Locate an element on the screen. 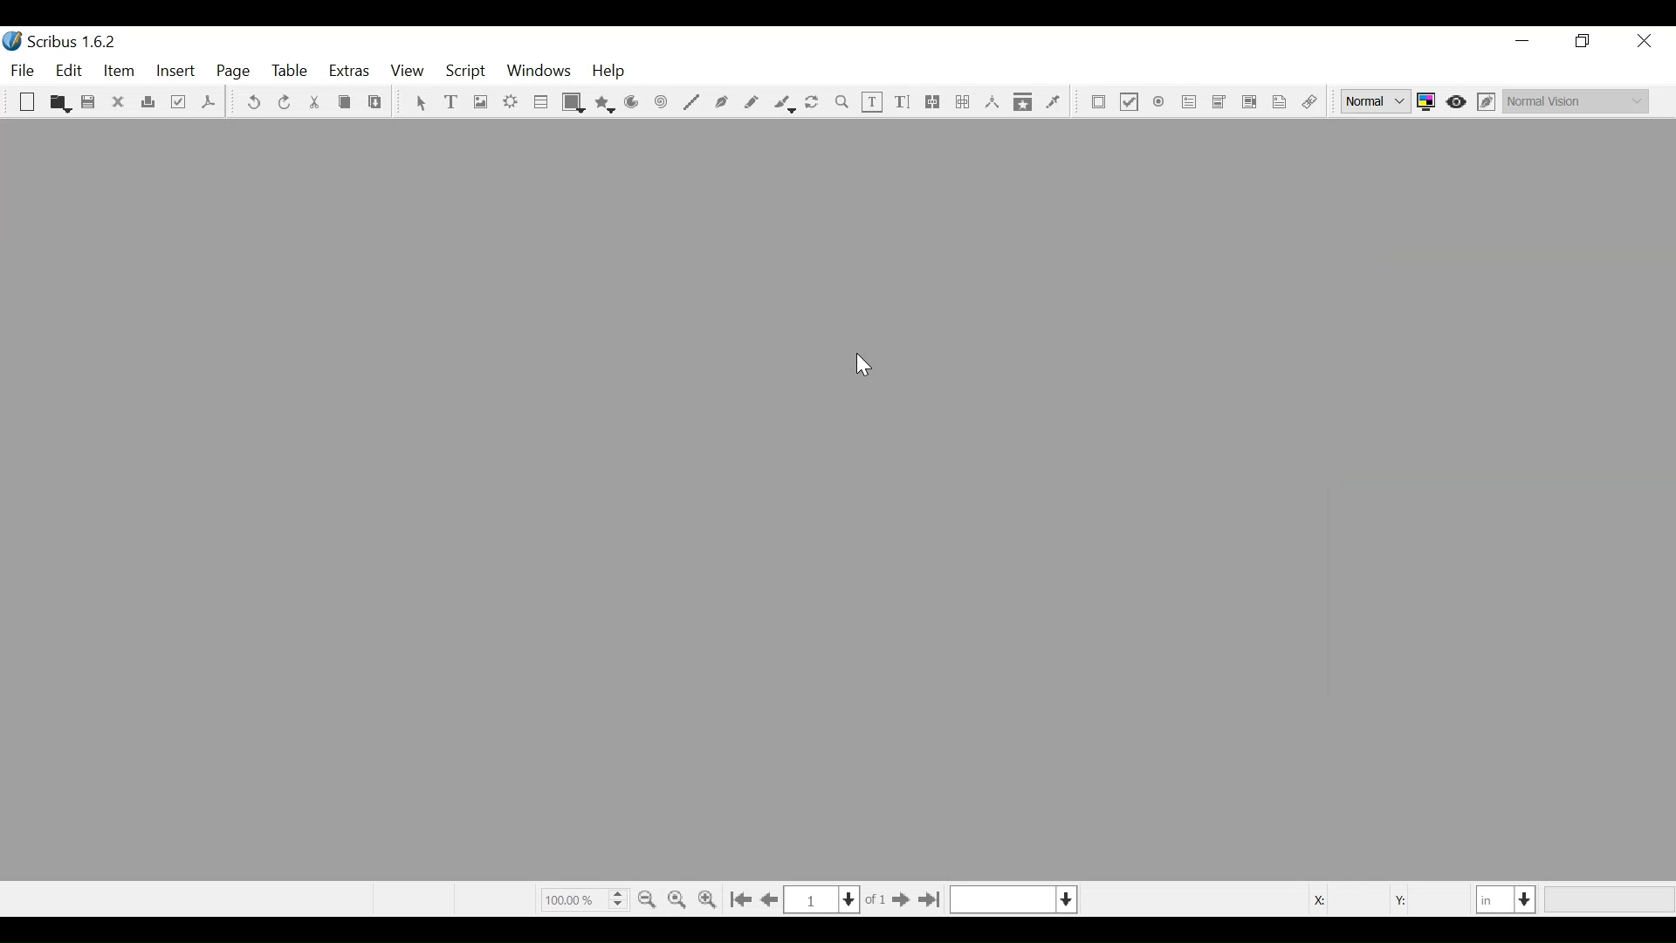 The width and height of the screenshot is (1676, 943). Pdf List Box is located at coordinates (1250, 101).